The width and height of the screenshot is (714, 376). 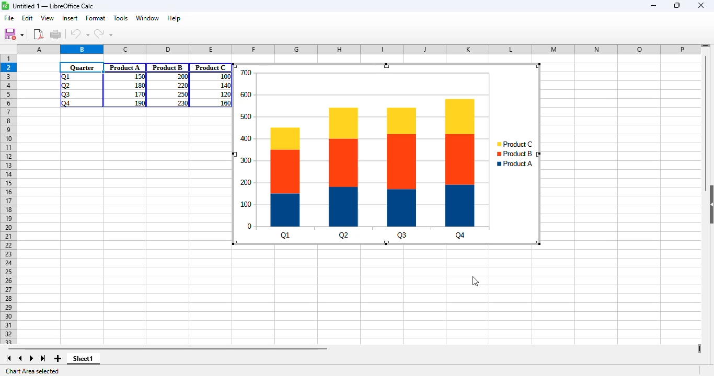 What do you see at coordinates (678, 6) in the screenshot?
I see `maximize` at bounding box center [678, 6].